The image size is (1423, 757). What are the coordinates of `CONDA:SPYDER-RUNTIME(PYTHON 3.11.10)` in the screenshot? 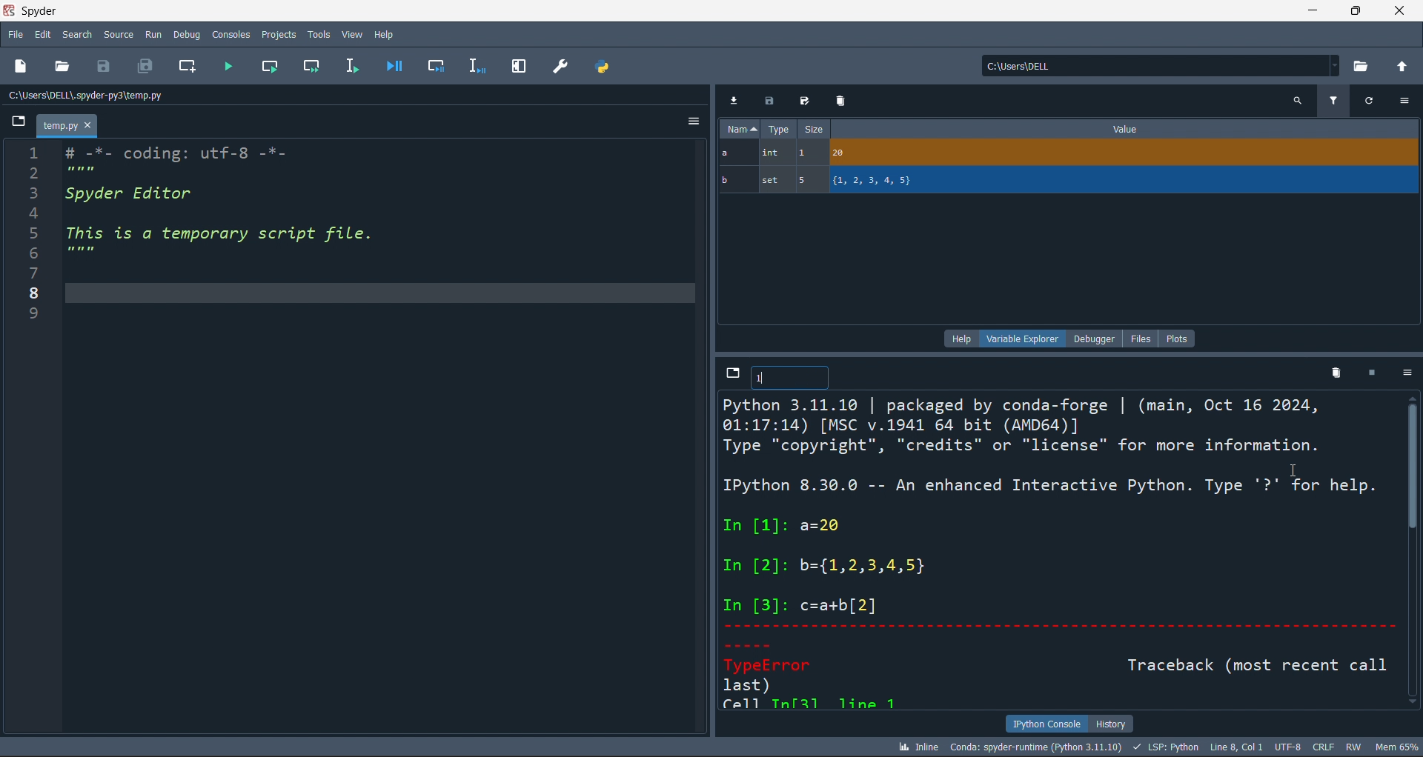 It's located at (1034, 746).